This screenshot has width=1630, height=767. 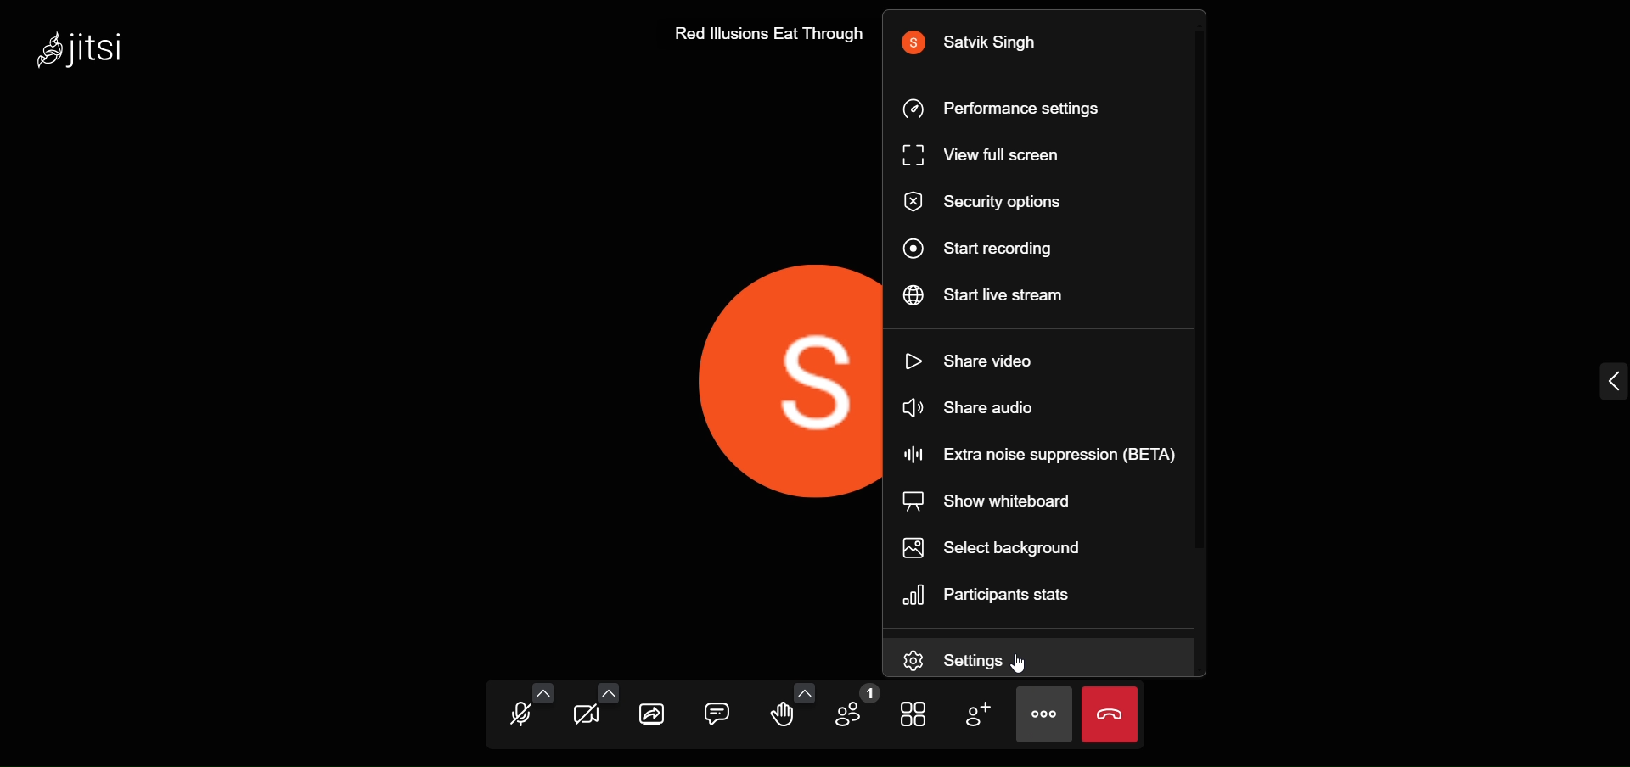 What do you see at coordinates (1003, 113) in the screenshot?
I see `performance setting` at bounding box center [1003, 113].